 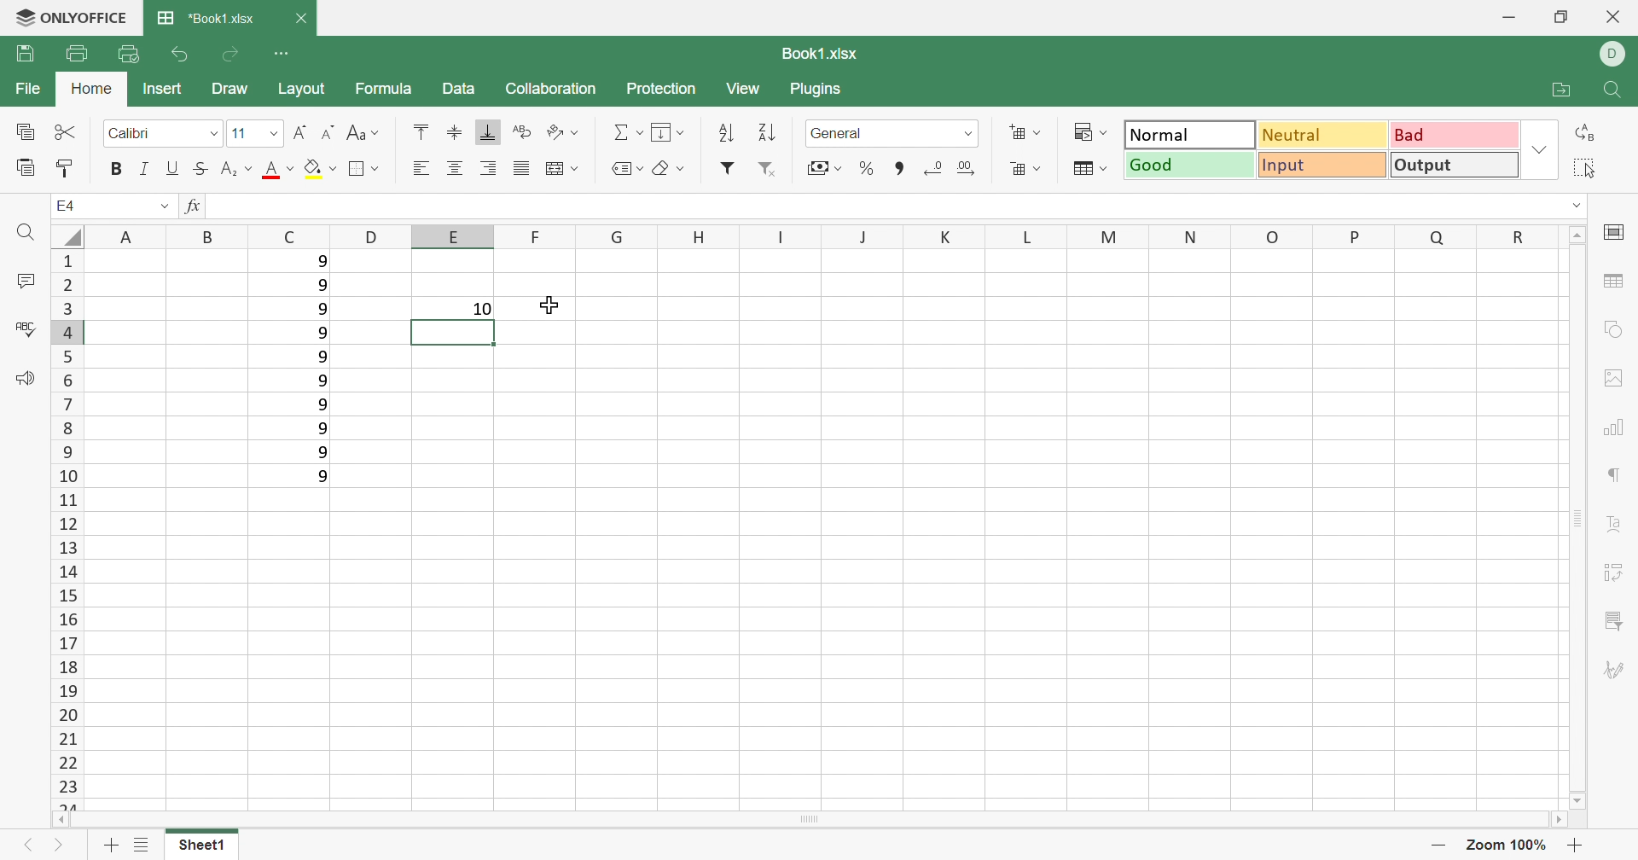 What do you see at coordinates (1453, 166) in the screenshot?
I see `Output` at bounding box center [1453, 166].